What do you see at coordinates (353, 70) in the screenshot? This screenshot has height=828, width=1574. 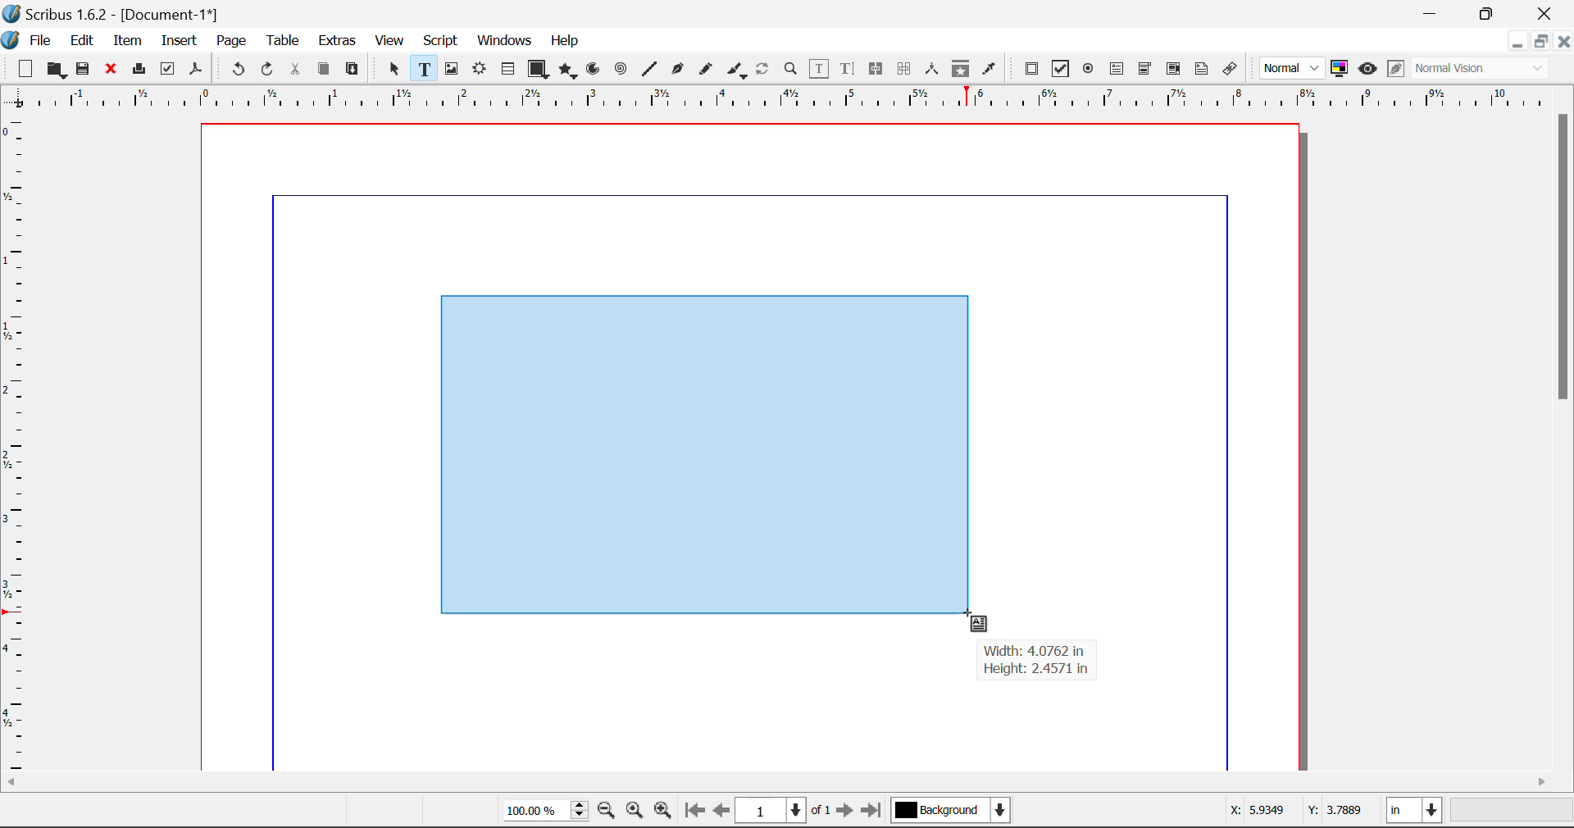 I see `Paste` at bounding box center [353, 70].